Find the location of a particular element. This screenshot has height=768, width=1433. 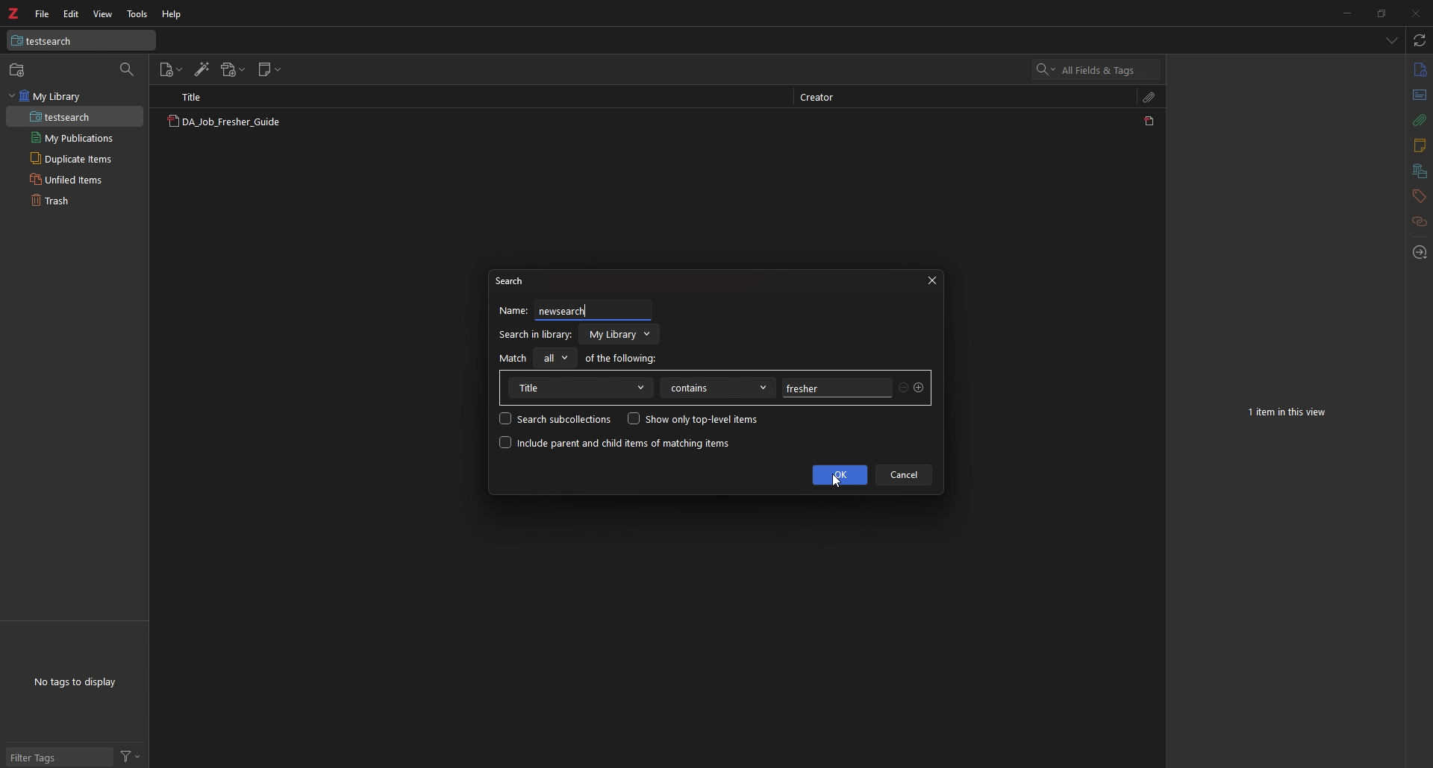

filter tags is located at coordinates (60, 757).